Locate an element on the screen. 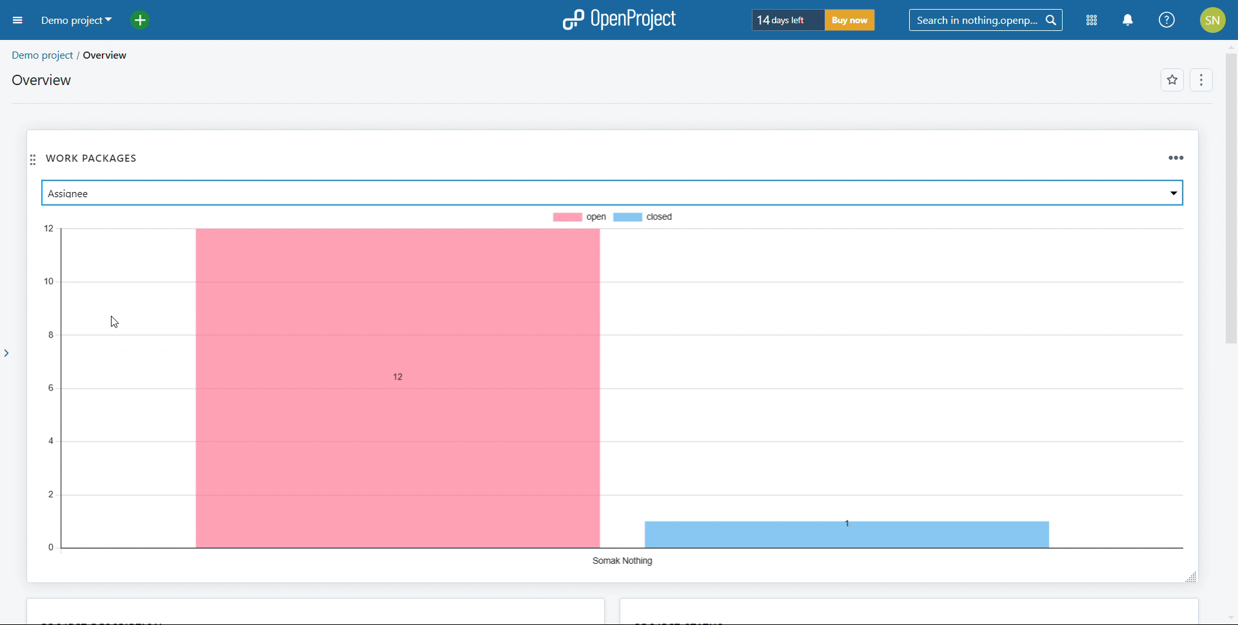  options is located at coordinates (1169, 153).